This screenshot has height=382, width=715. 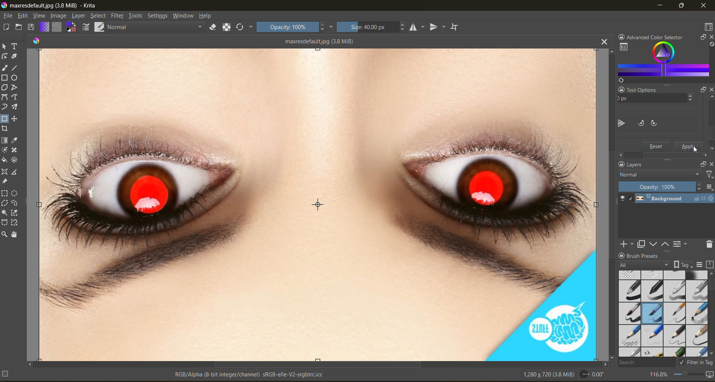 What do you see at coordinates (626, 244) in the screenshot?
I see `add` at bounding box center [626, 244].